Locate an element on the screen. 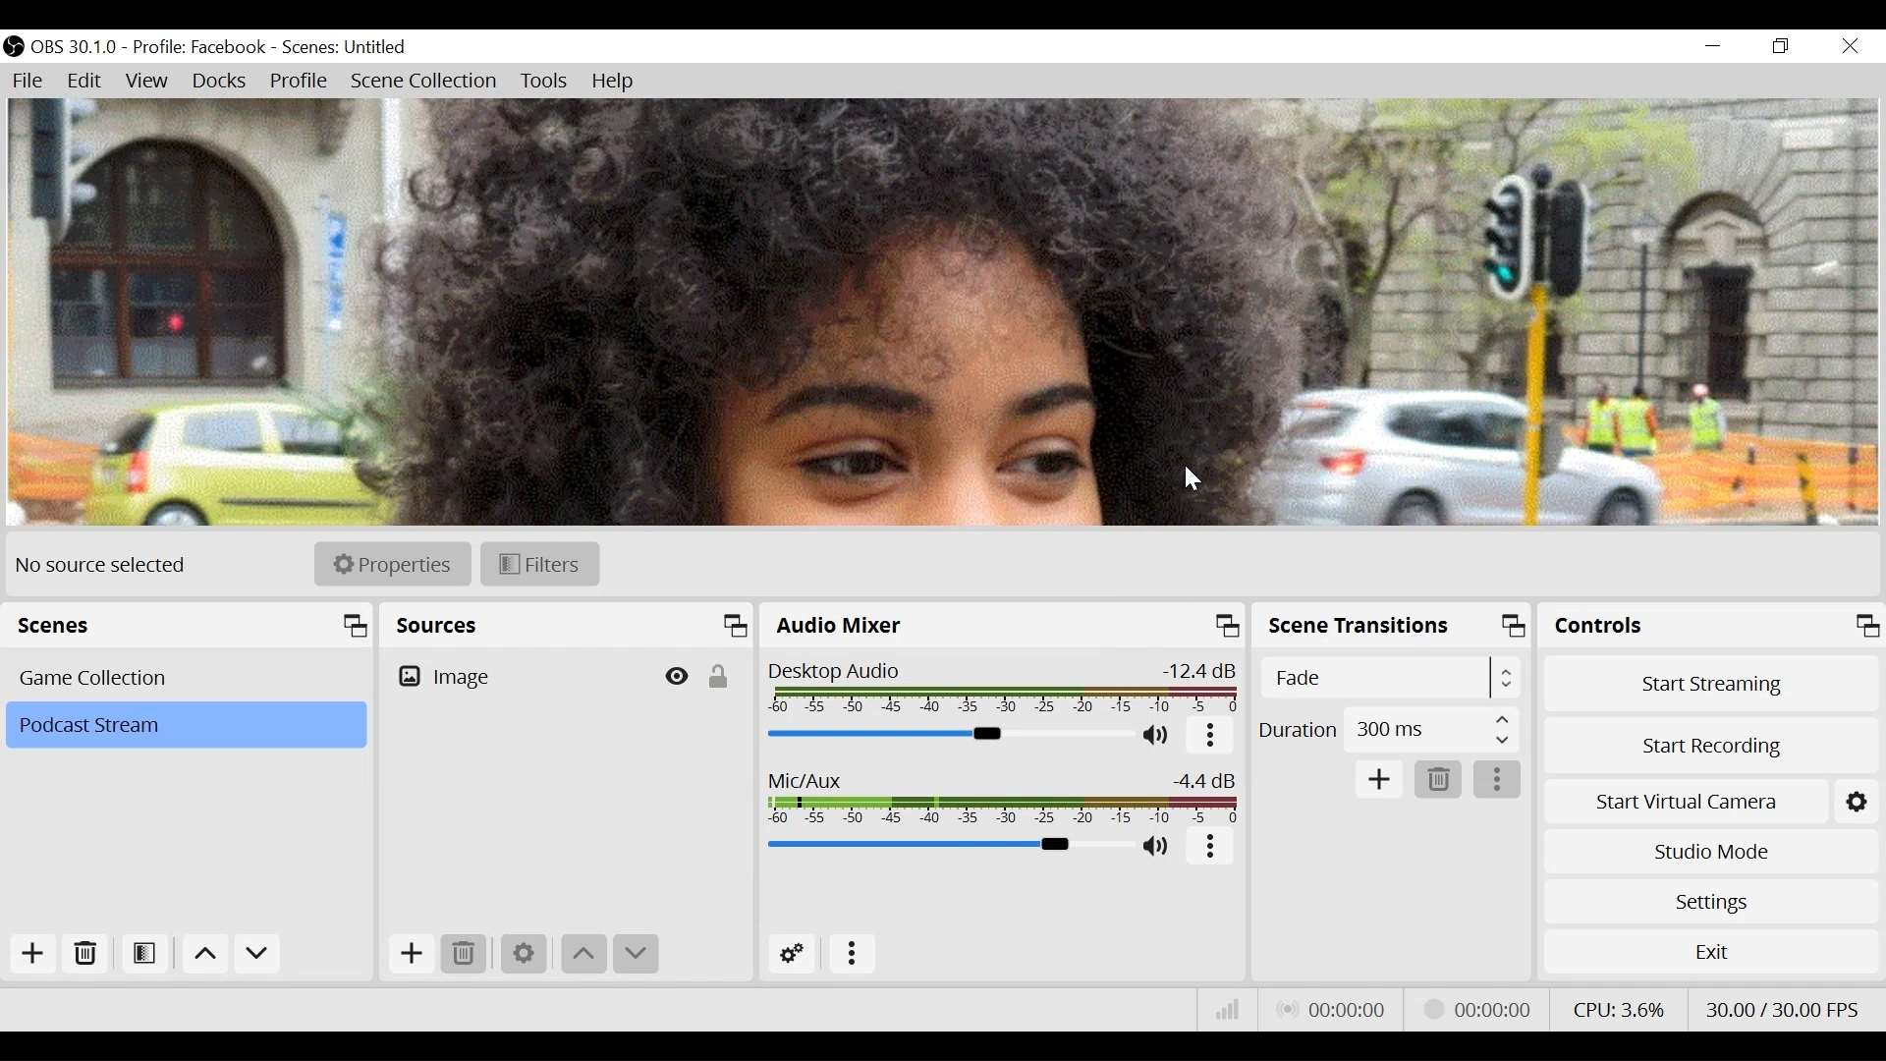 This screenshot has width=1886, height=1061. Scenes is located at coordinates (188, 678).